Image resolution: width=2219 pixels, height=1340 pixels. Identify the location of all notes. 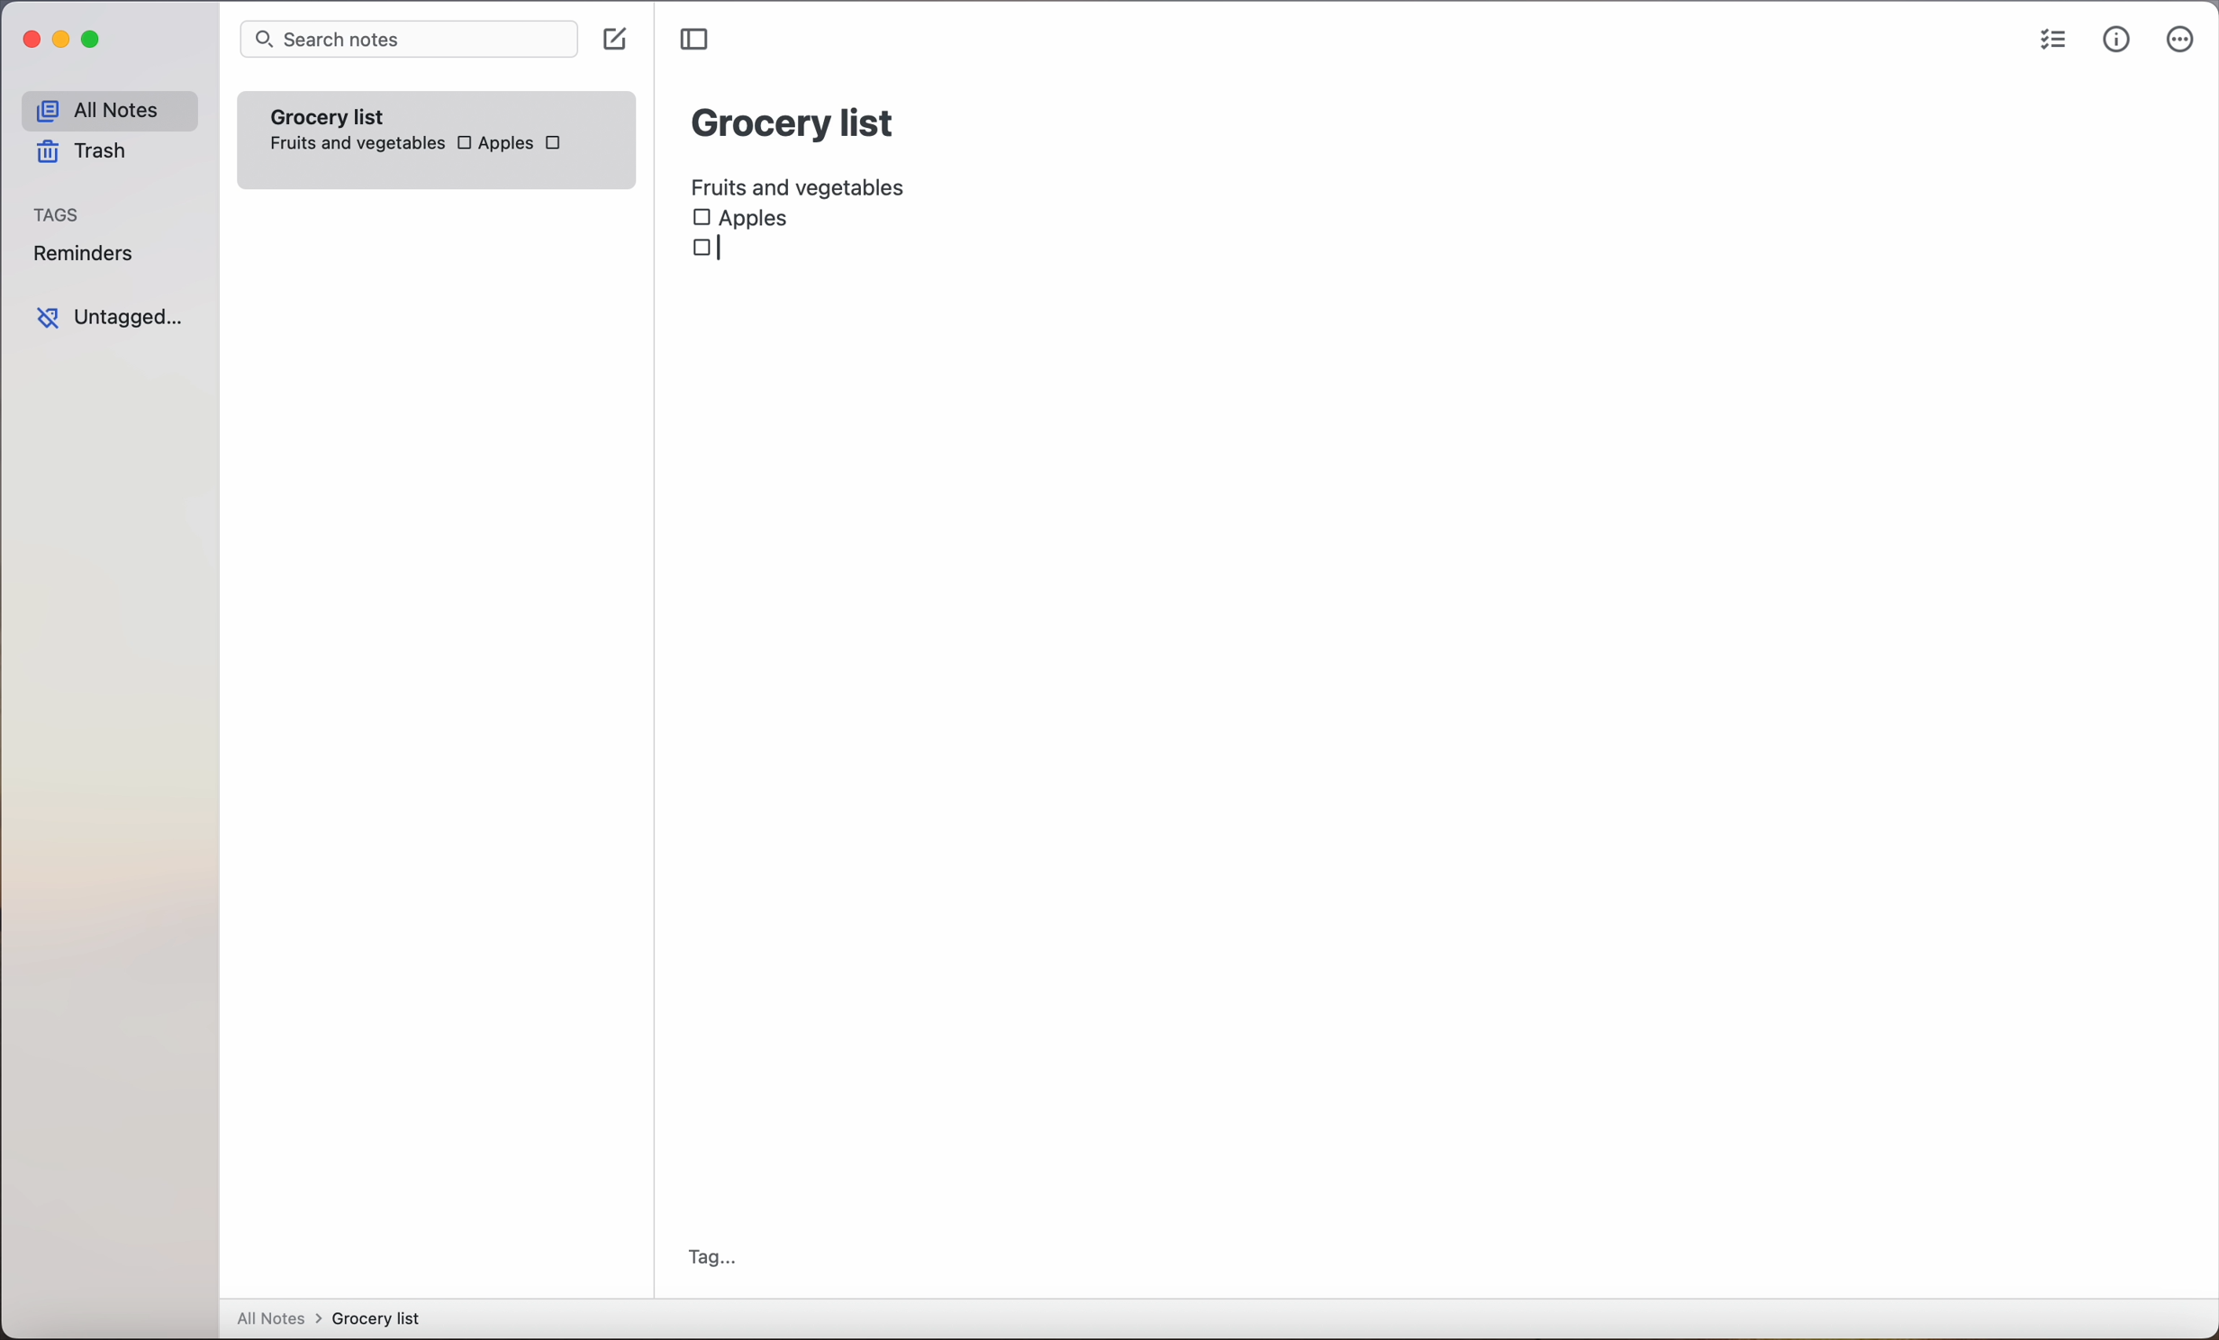
(108, 111).